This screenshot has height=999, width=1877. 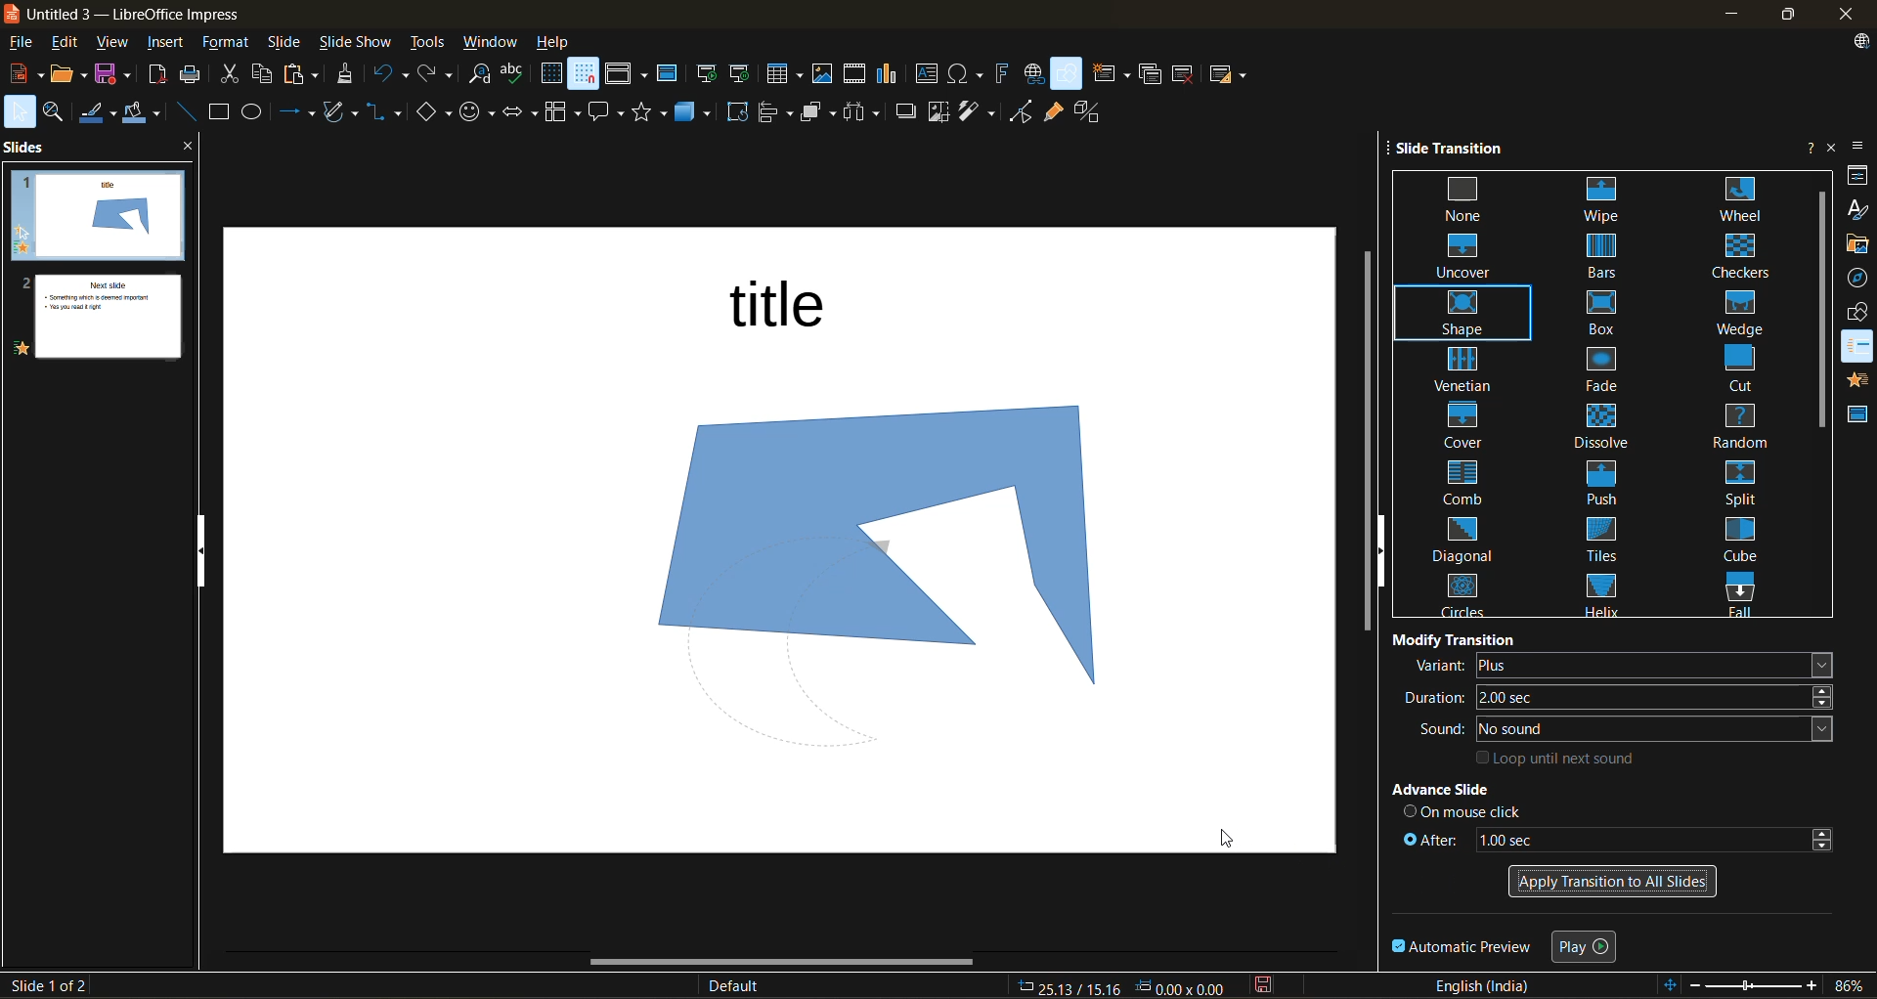 What do you see at coordinates (1069, 74) in the screenshot?
I see `show draw functions` at bounding box center [1069, 74].